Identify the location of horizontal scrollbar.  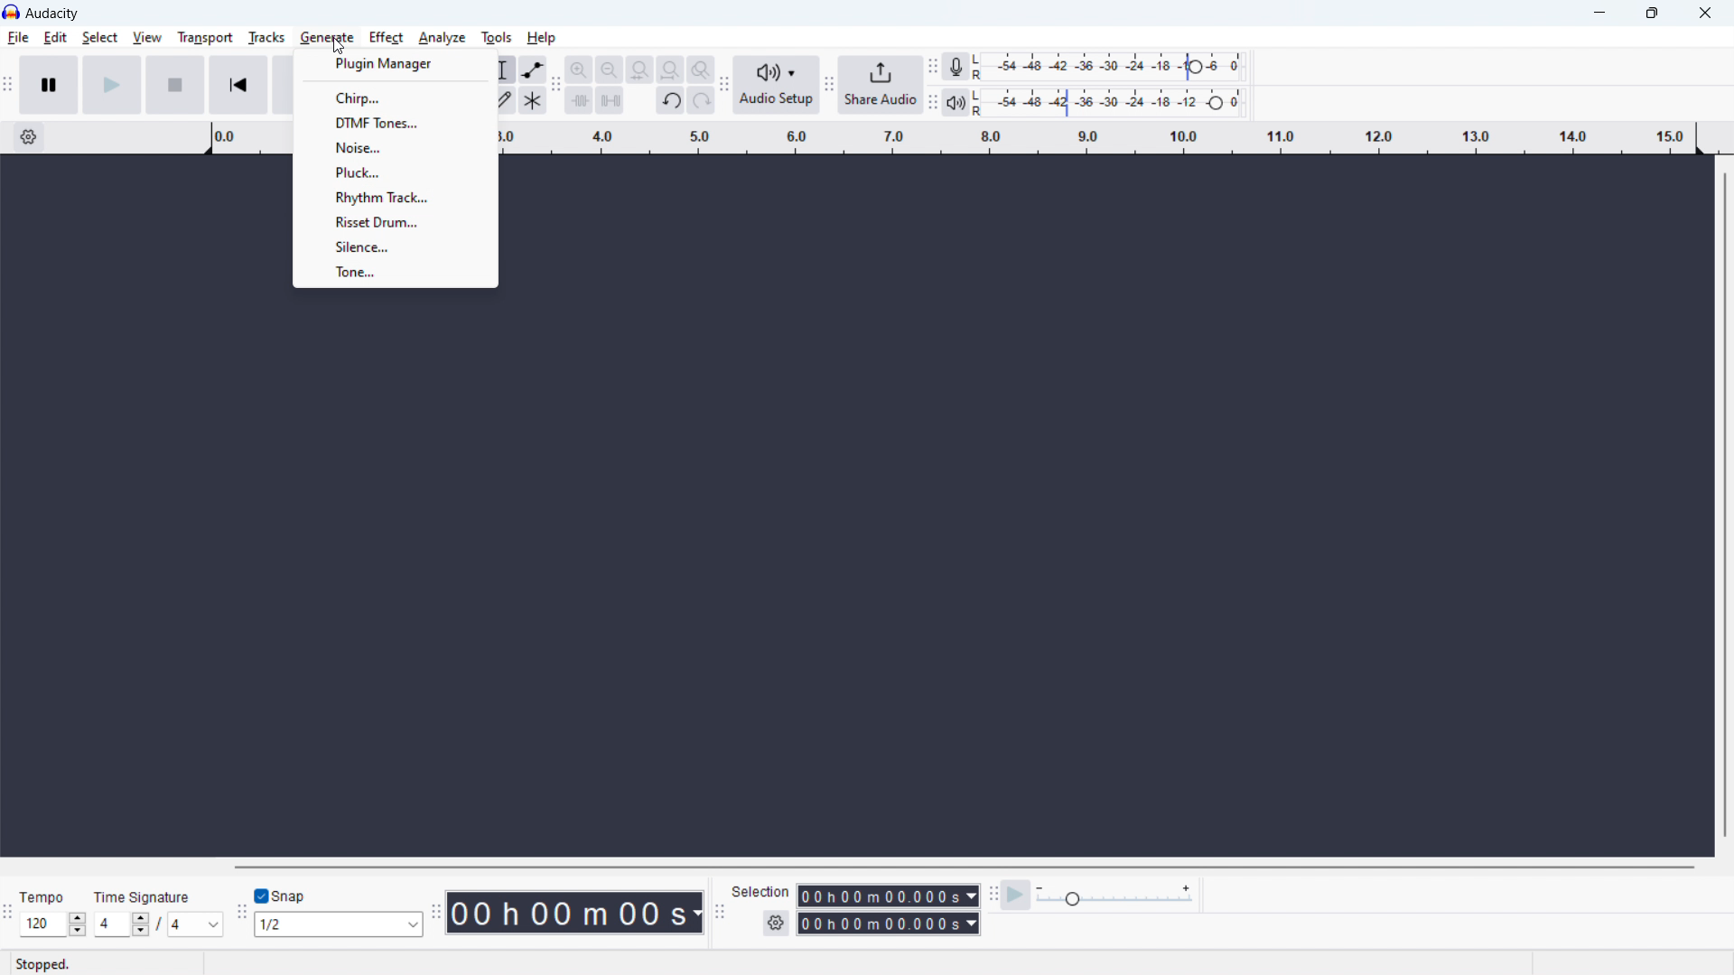
(964, 867).